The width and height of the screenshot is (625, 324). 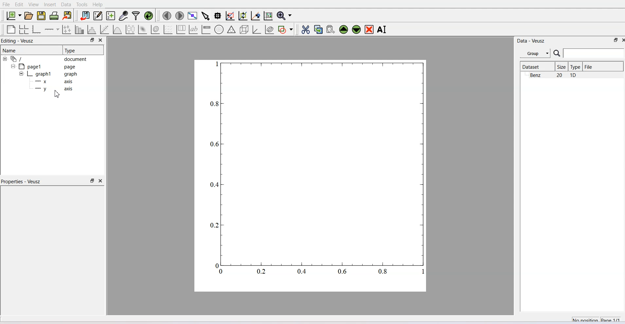 I want to click on Draw rectangle to zoom graph axes, so click(x=230, y=16).